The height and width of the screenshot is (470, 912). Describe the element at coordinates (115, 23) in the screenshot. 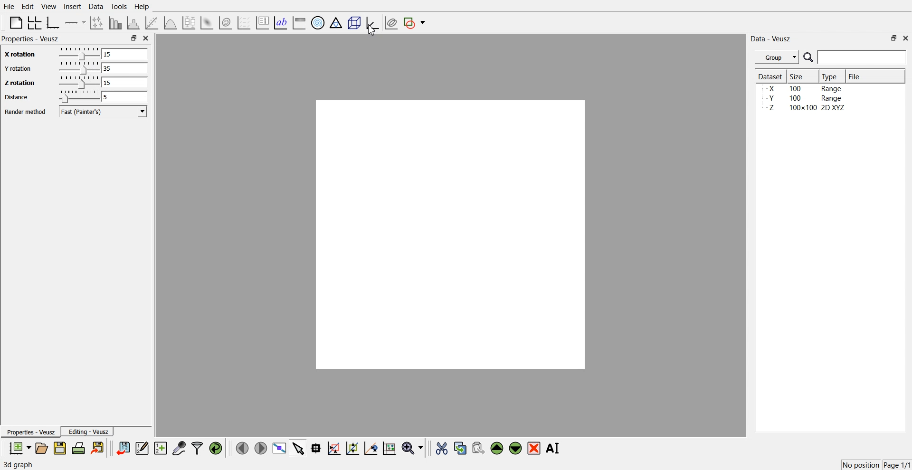

I see `Plot bar chart` at that location.